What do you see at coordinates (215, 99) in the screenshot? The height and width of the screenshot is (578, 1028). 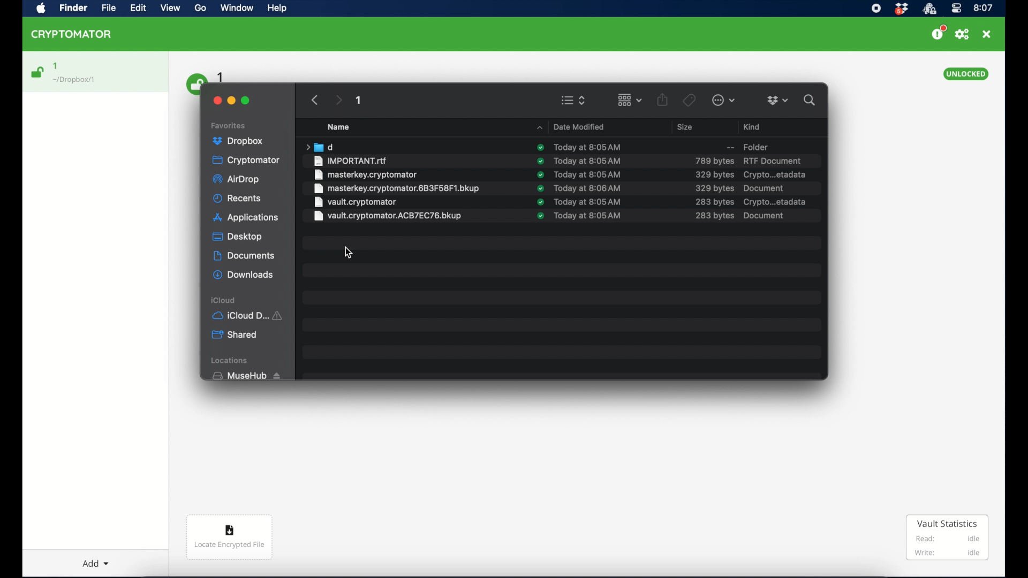 I see `close` at bounding box center [215, 99].